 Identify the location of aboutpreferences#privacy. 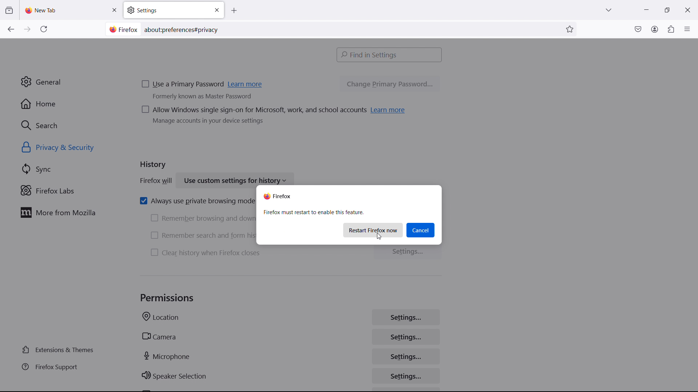
(184, 28).